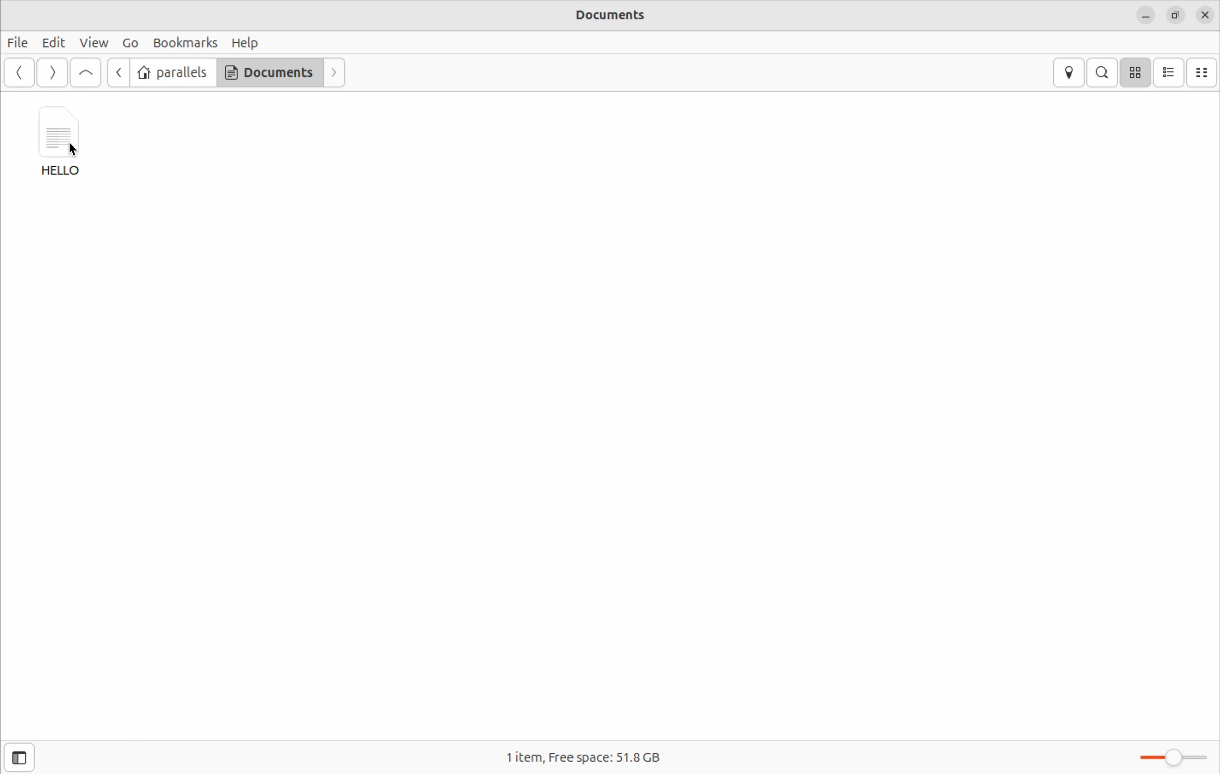  I want to click on forward, so click(119, 72).